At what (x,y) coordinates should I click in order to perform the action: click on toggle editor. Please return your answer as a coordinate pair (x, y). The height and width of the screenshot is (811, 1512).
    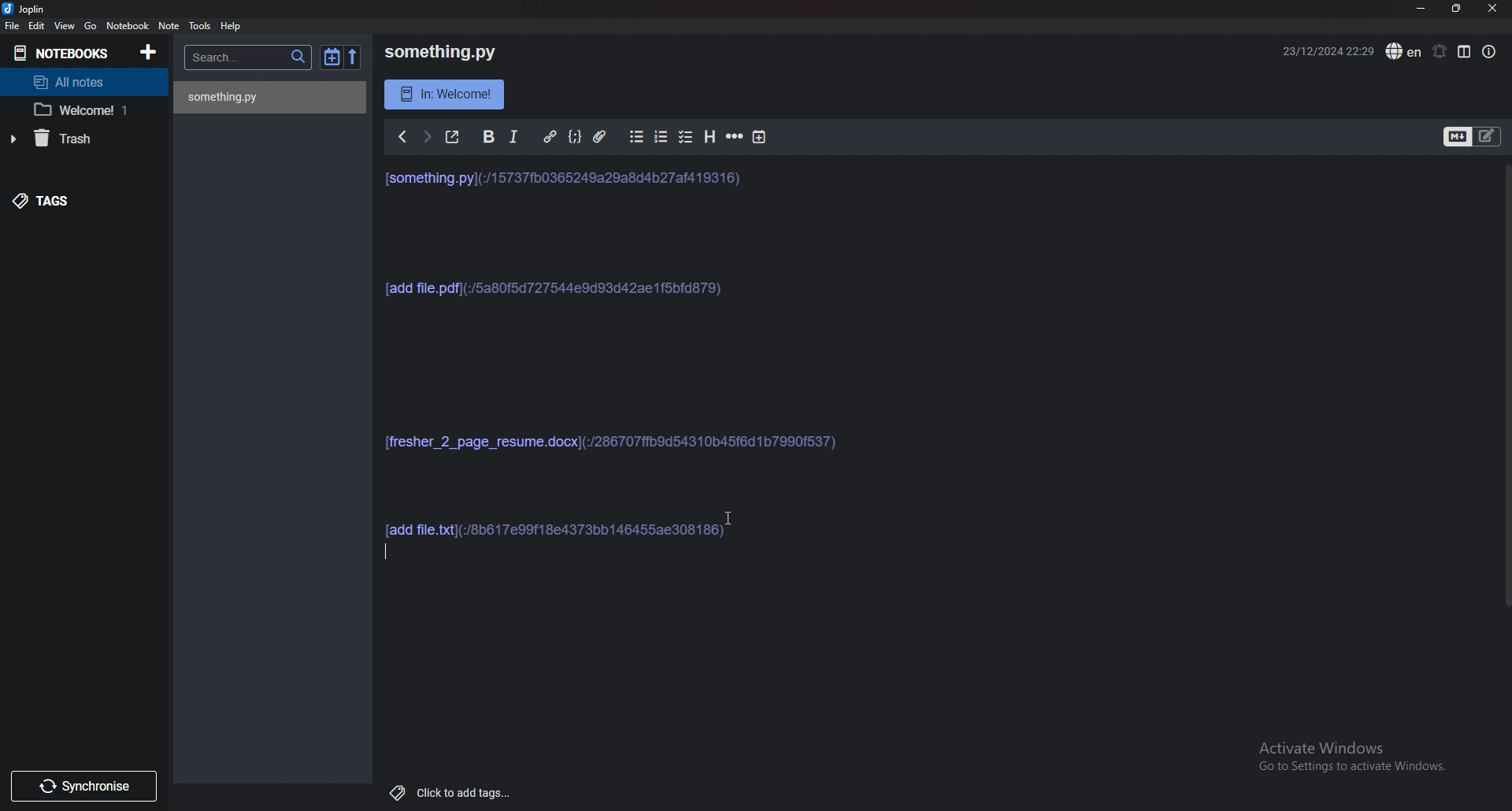
    Looking at the image, I should click on (1472, 135).